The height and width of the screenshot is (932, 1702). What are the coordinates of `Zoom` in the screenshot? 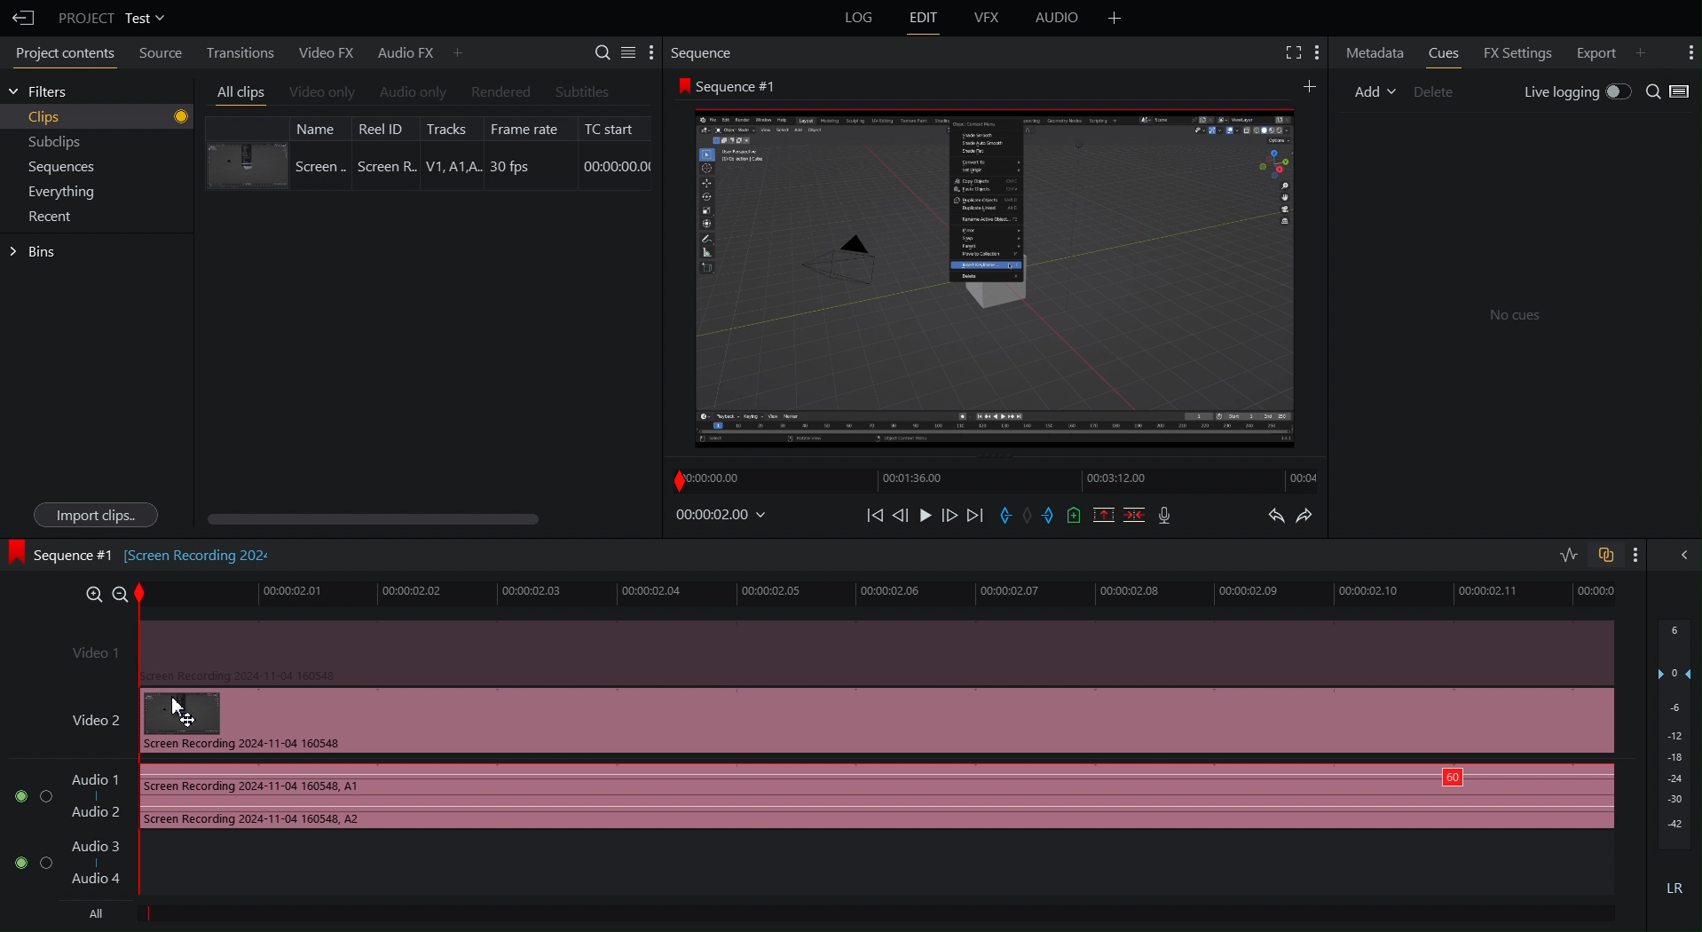 It's located at (106, 593).